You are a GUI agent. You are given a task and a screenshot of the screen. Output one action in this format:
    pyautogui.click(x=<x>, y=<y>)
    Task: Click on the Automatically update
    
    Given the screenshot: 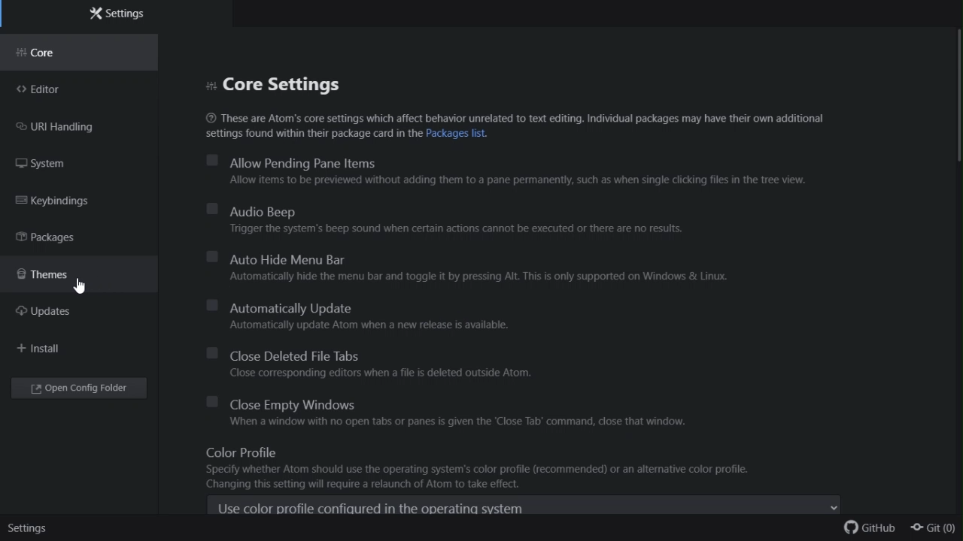 What is the action you would take?
    pyautogui.click(x=366, y=305)
    